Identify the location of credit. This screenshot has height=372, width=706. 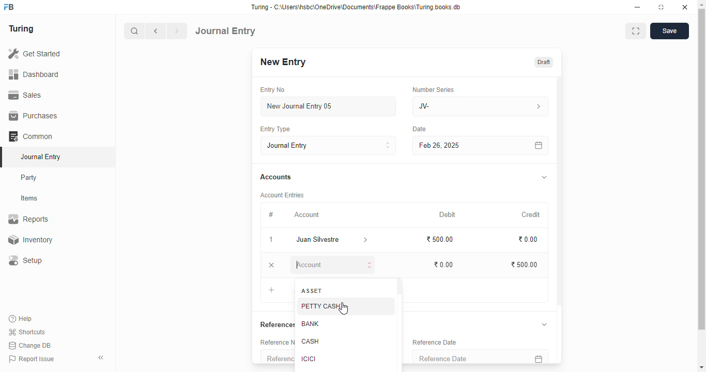
(531, 214).